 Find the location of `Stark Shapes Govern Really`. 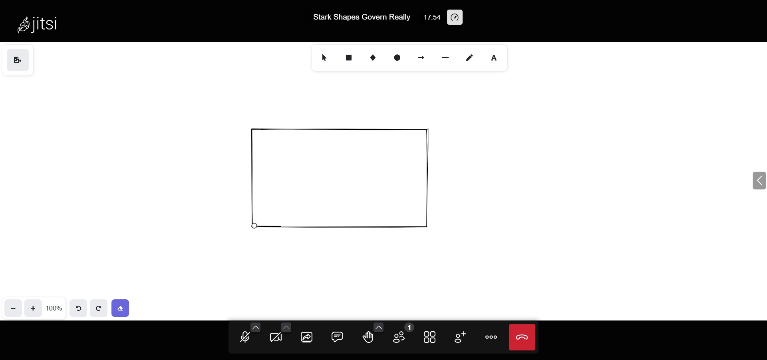

Stark Shapes Govern Really is located at coordinates (359, 17).